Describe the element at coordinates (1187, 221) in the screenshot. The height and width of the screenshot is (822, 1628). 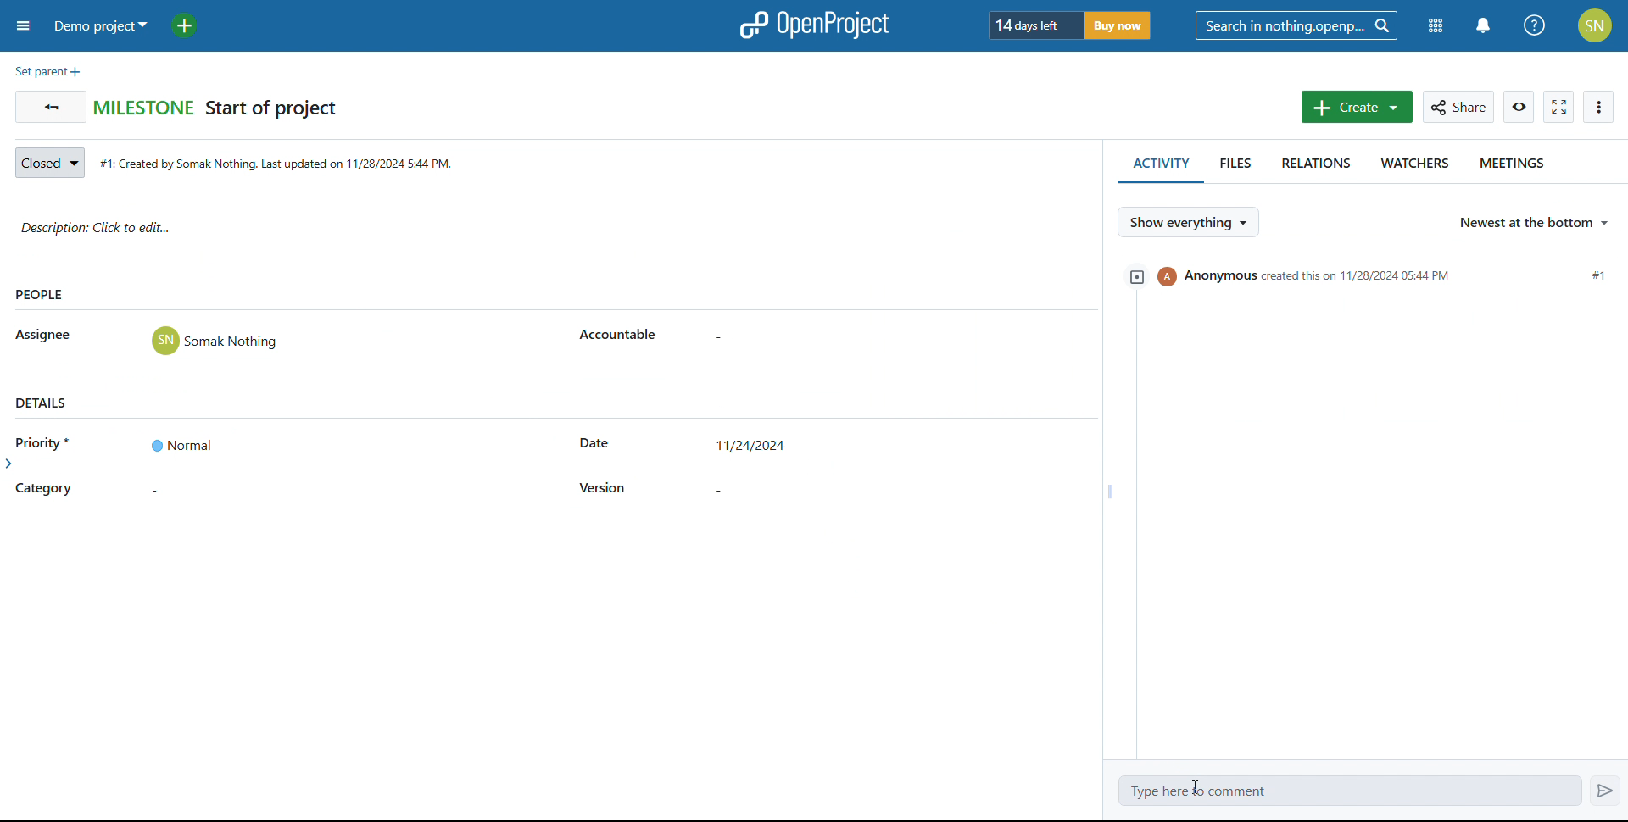
I see `selct what to show` at that location.